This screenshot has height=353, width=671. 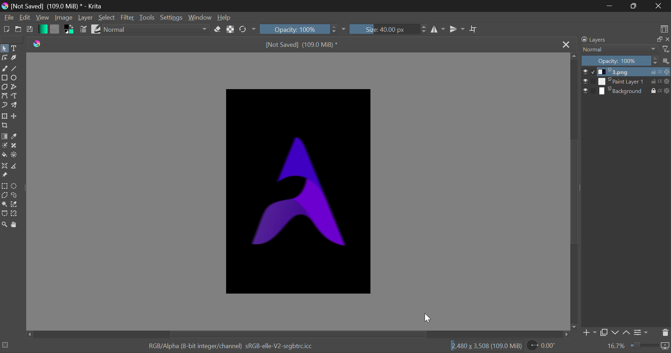 I want to click on Vertical Mirror Flip, so click(x=439, y=30).